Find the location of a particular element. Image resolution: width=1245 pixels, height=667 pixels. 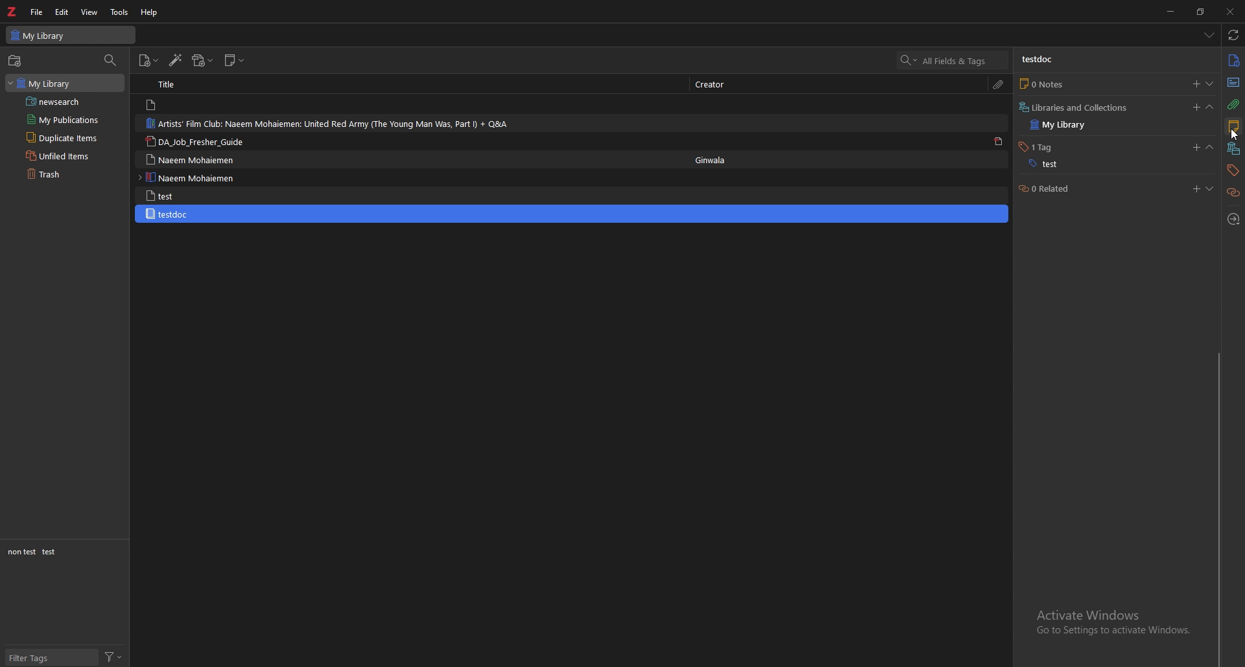

note is located at coordinates (179, 105).